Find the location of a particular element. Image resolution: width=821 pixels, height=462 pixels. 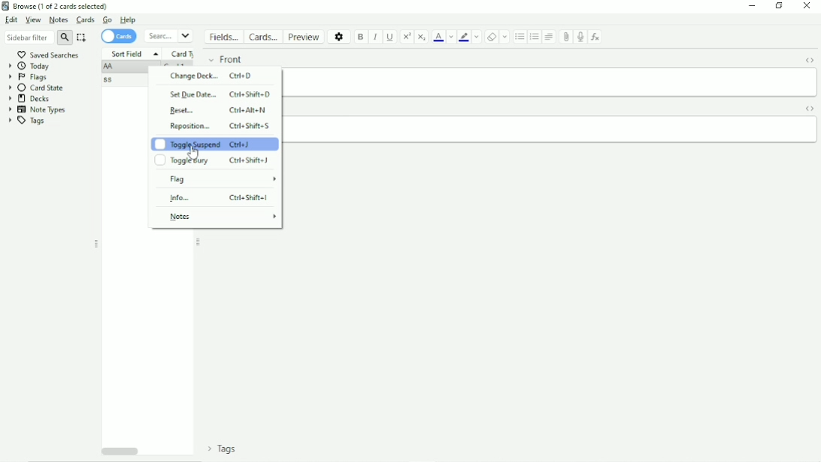

Saved searches is located at coordinates (45, 53).